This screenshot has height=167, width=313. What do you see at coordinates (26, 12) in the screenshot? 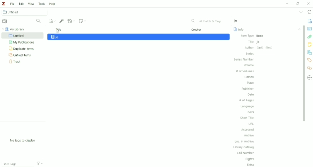
I see `Untitled` at bounding box center [26, 12].